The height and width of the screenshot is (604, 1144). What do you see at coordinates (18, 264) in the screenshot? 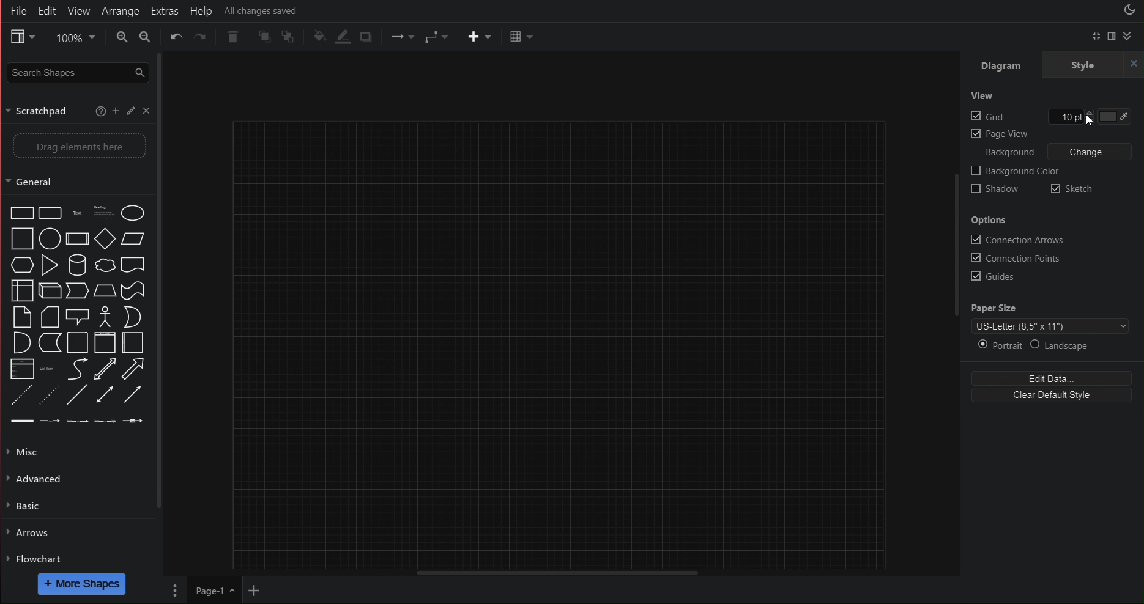
I see `hexagon` at bounding box center [18, 264].